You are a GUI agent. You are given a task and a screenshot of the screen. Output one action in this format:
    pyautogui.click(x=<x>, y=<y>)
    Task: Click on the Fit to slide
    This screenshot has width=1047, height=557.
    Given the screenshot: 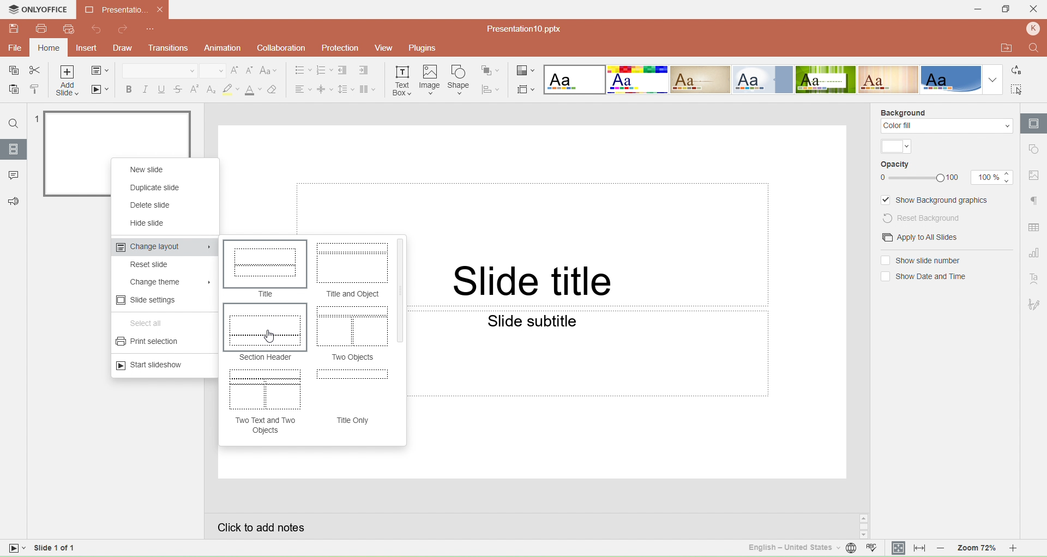 What is the action you would take?
    pyautogui.click(x=898, y=548)
    